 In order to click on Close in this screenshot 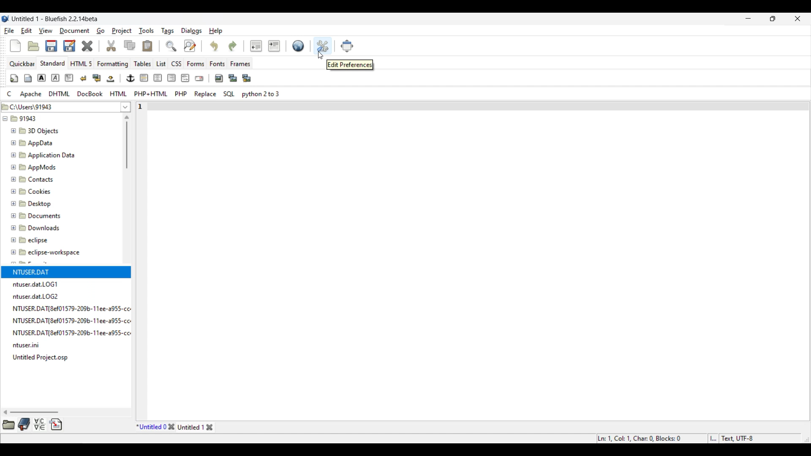, I will do `click(87, 46)`.